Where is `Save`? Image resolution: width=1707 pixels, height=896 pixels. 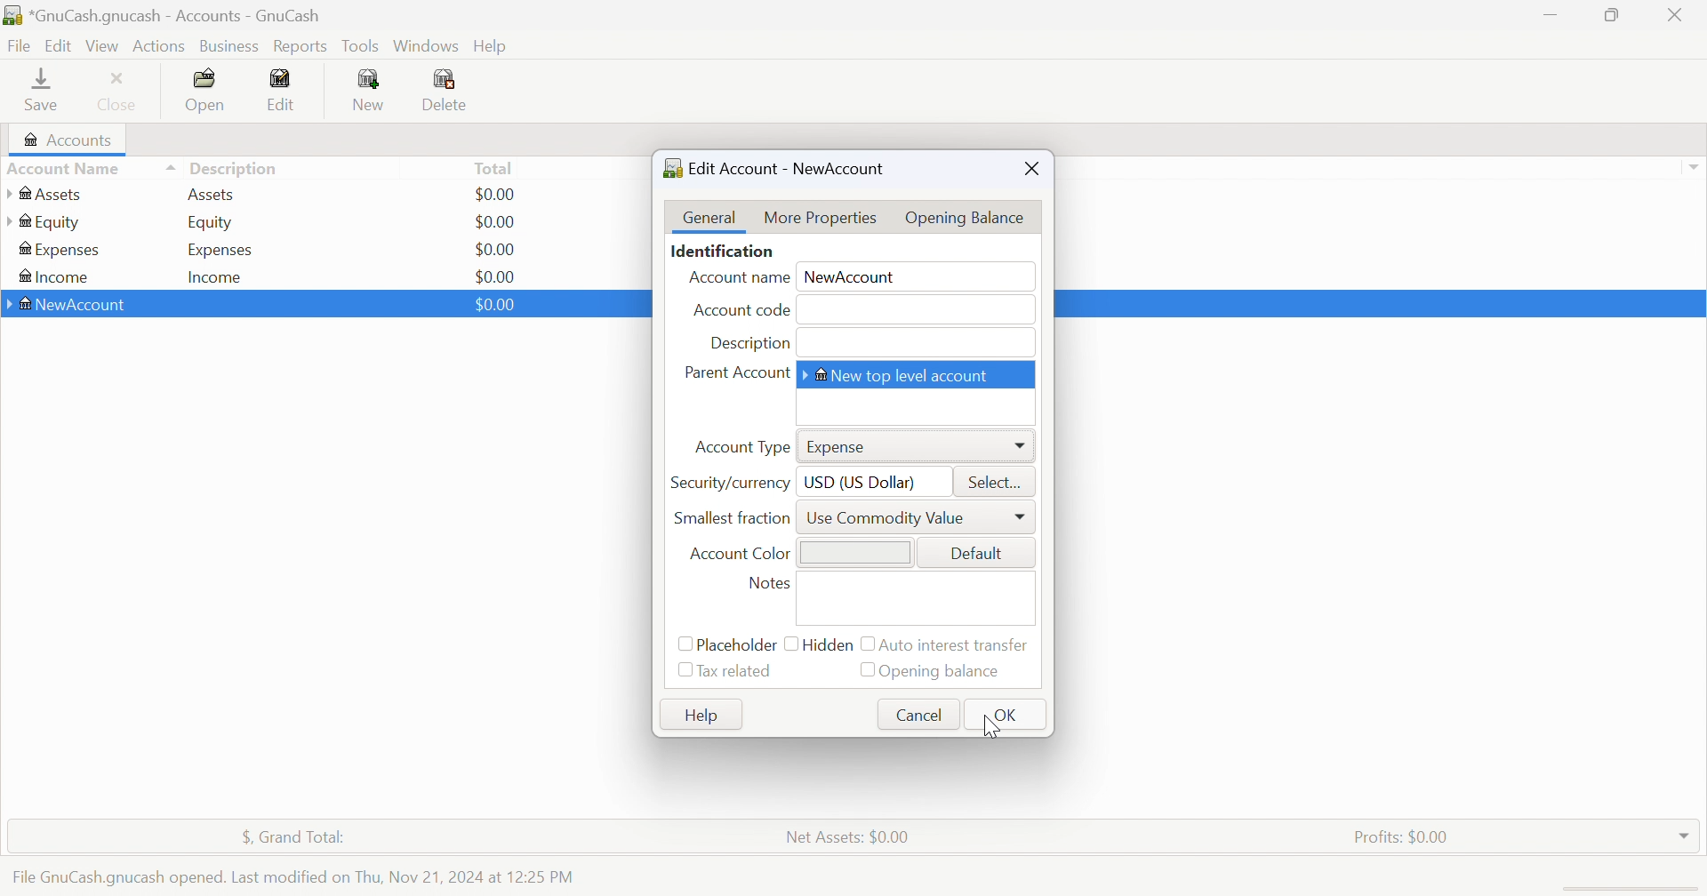
Save is located at coordinates (41, 88).